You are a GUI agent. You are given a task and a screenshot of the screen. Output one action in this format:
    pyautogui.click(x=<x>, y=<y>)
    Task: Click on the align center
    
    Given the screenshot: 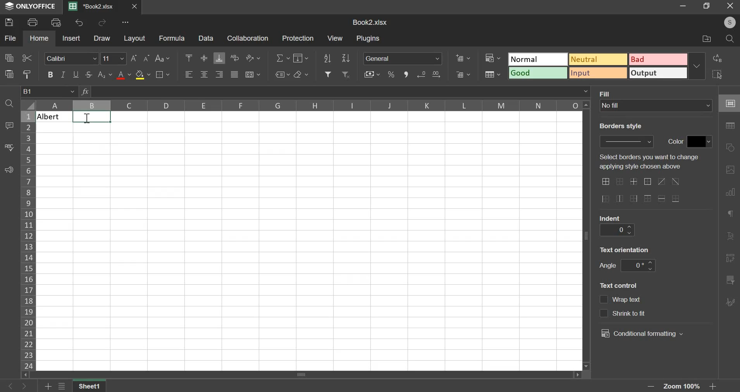 What is the action you would take?
    pyautogui.click(x=204, y=74)
    